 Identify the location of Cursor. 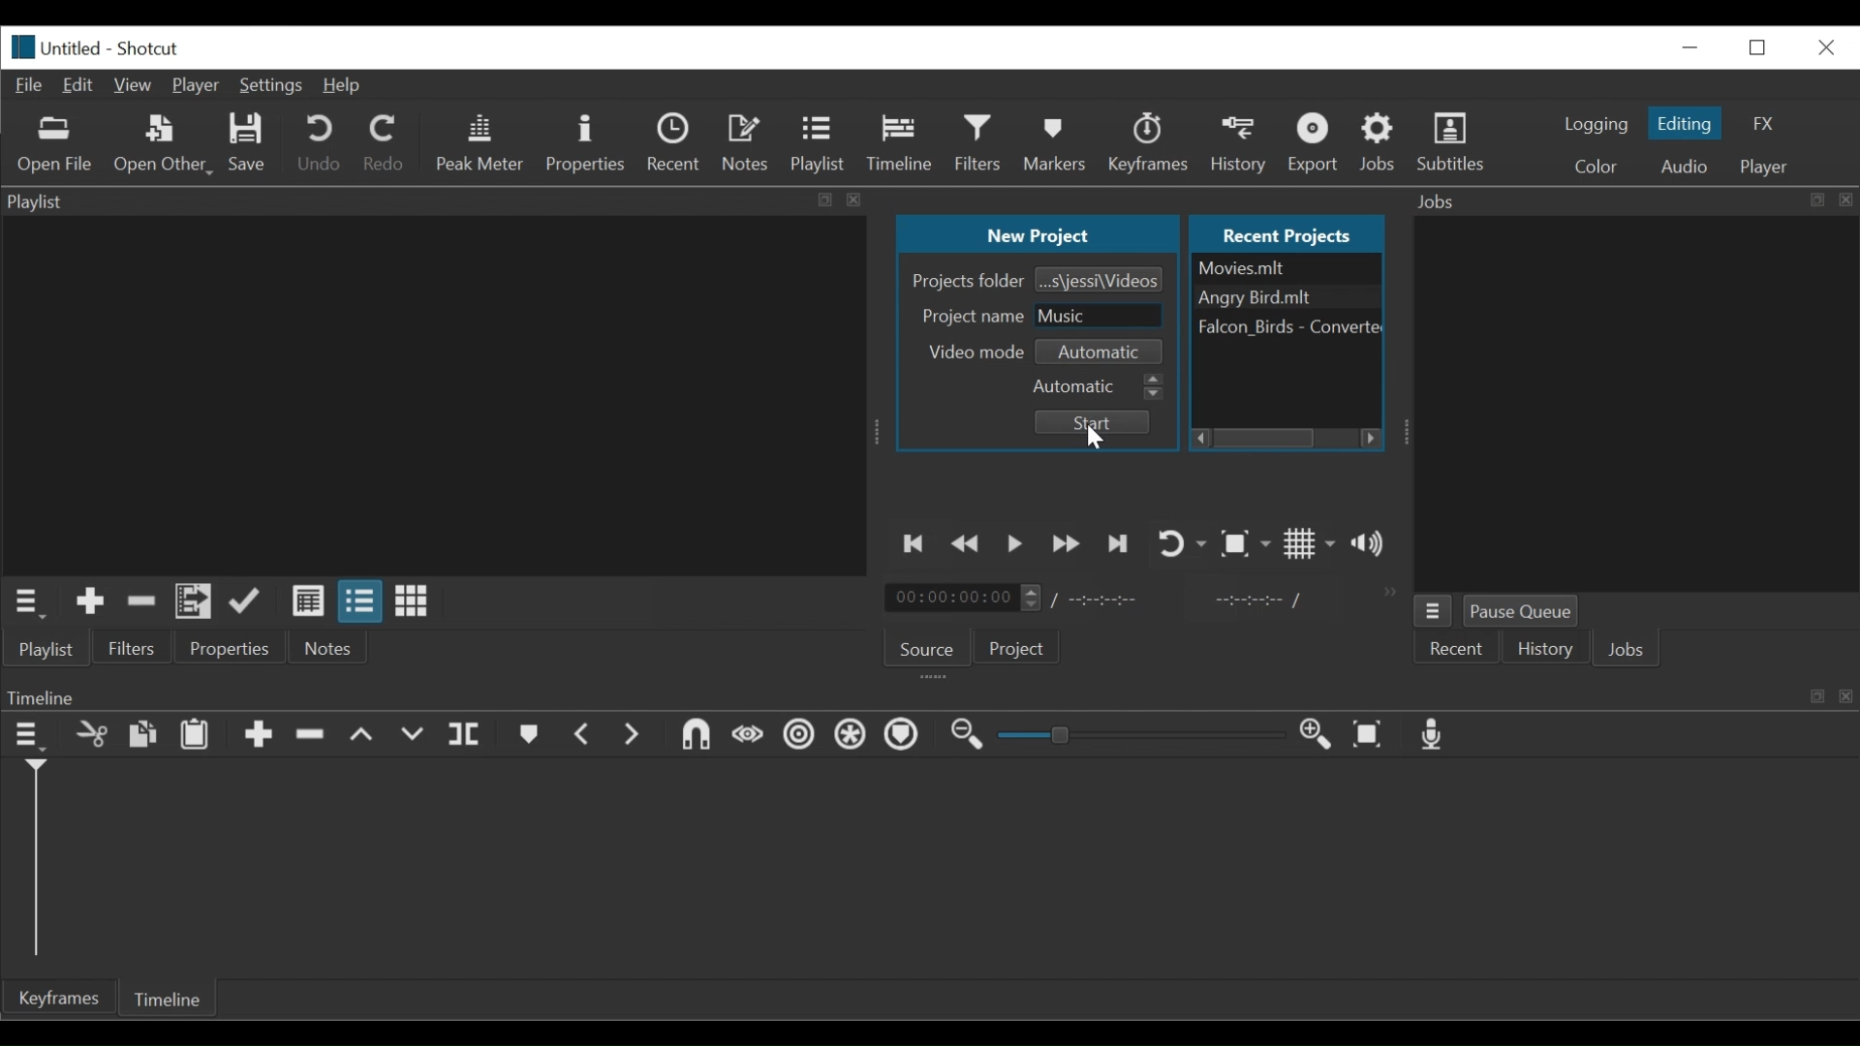
(1100, 440).